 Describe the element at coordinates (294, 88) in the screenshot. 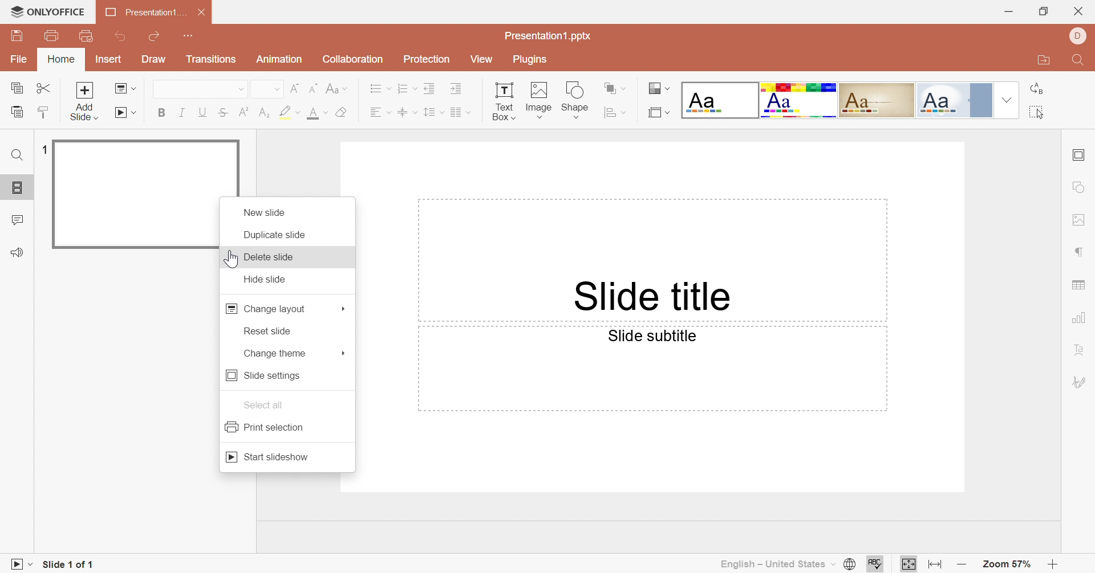

I see `Increment font size` at that location.